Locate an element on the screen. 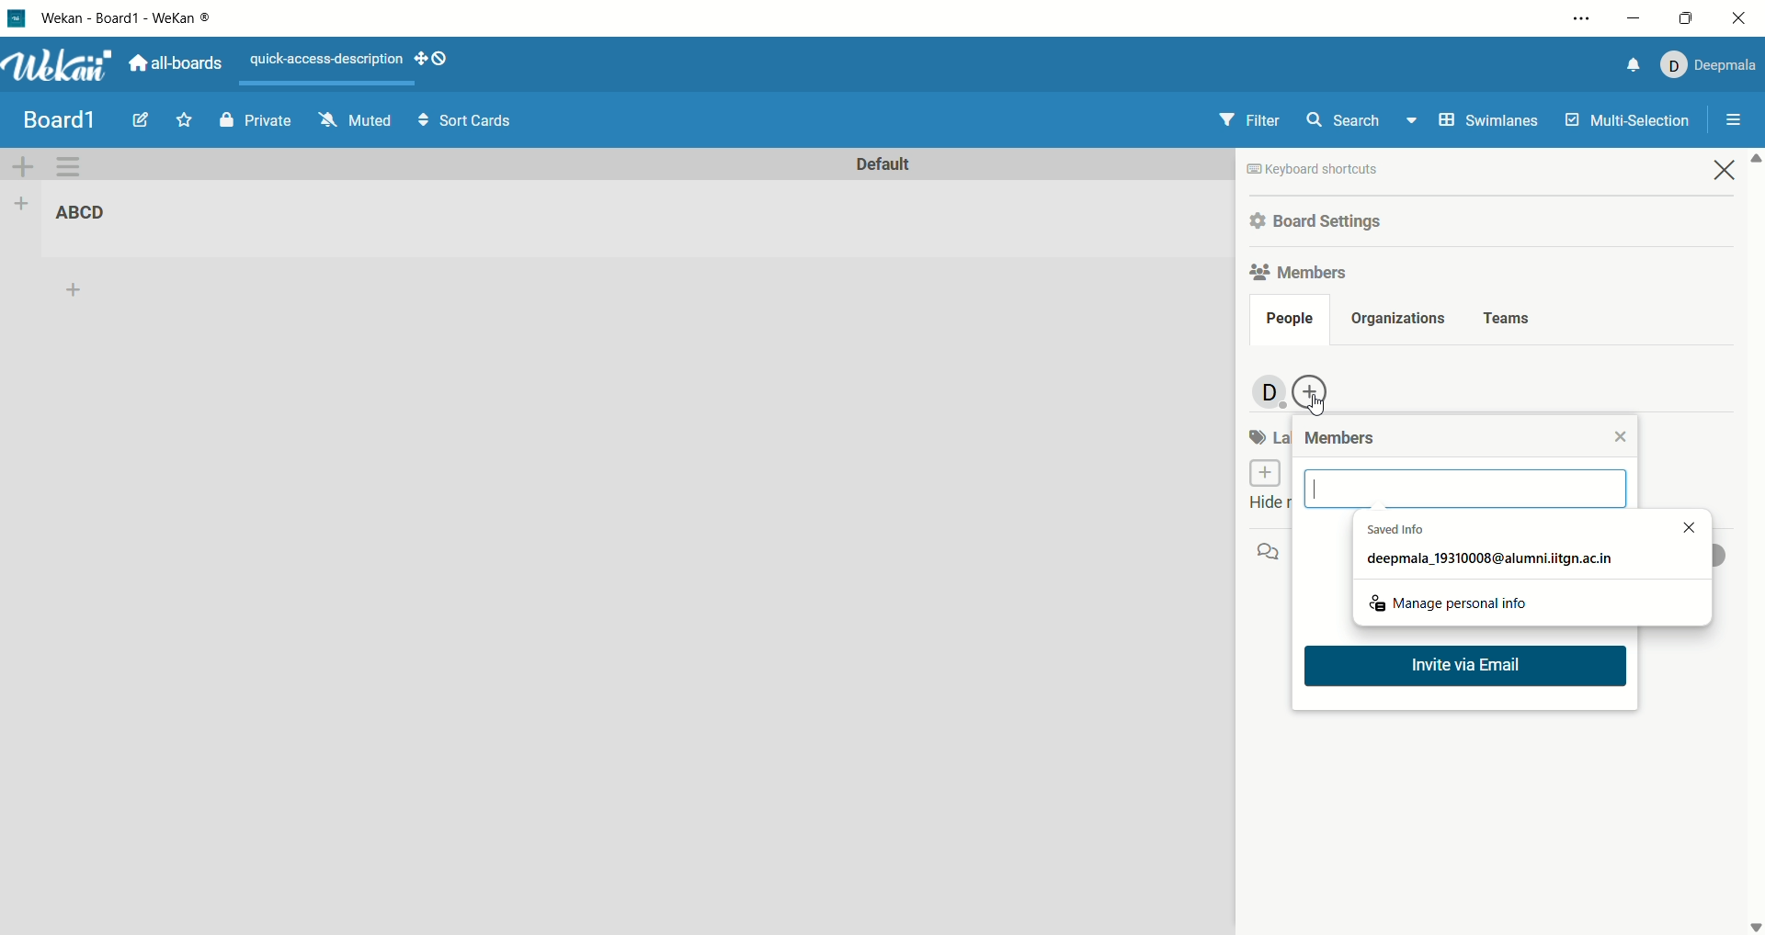  notification is located at coordinates (1635, 65).